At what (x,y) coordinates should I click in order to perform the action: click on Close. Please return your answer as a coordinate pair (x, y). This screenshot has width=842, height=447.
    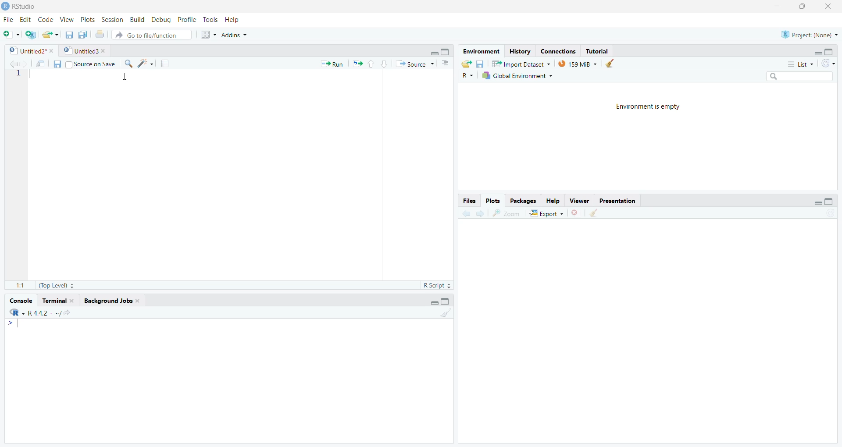
    Looking at the image, I should click on (828, 7).